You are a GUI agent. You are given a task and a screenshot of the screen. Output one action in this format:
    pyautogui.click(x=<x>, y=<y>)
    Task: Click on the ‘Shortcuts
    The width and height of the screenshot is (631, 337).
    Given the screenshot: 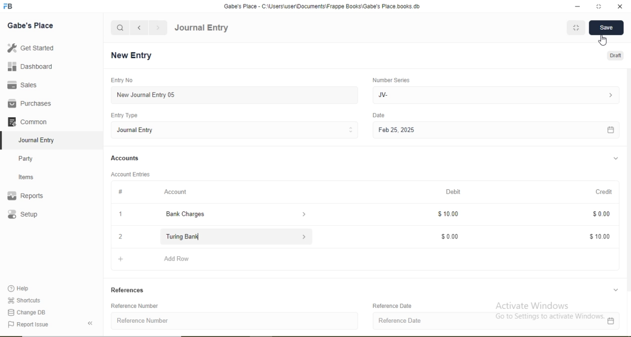 What is the action you would take?
    pyautogui.click(x=25, y=300)
    